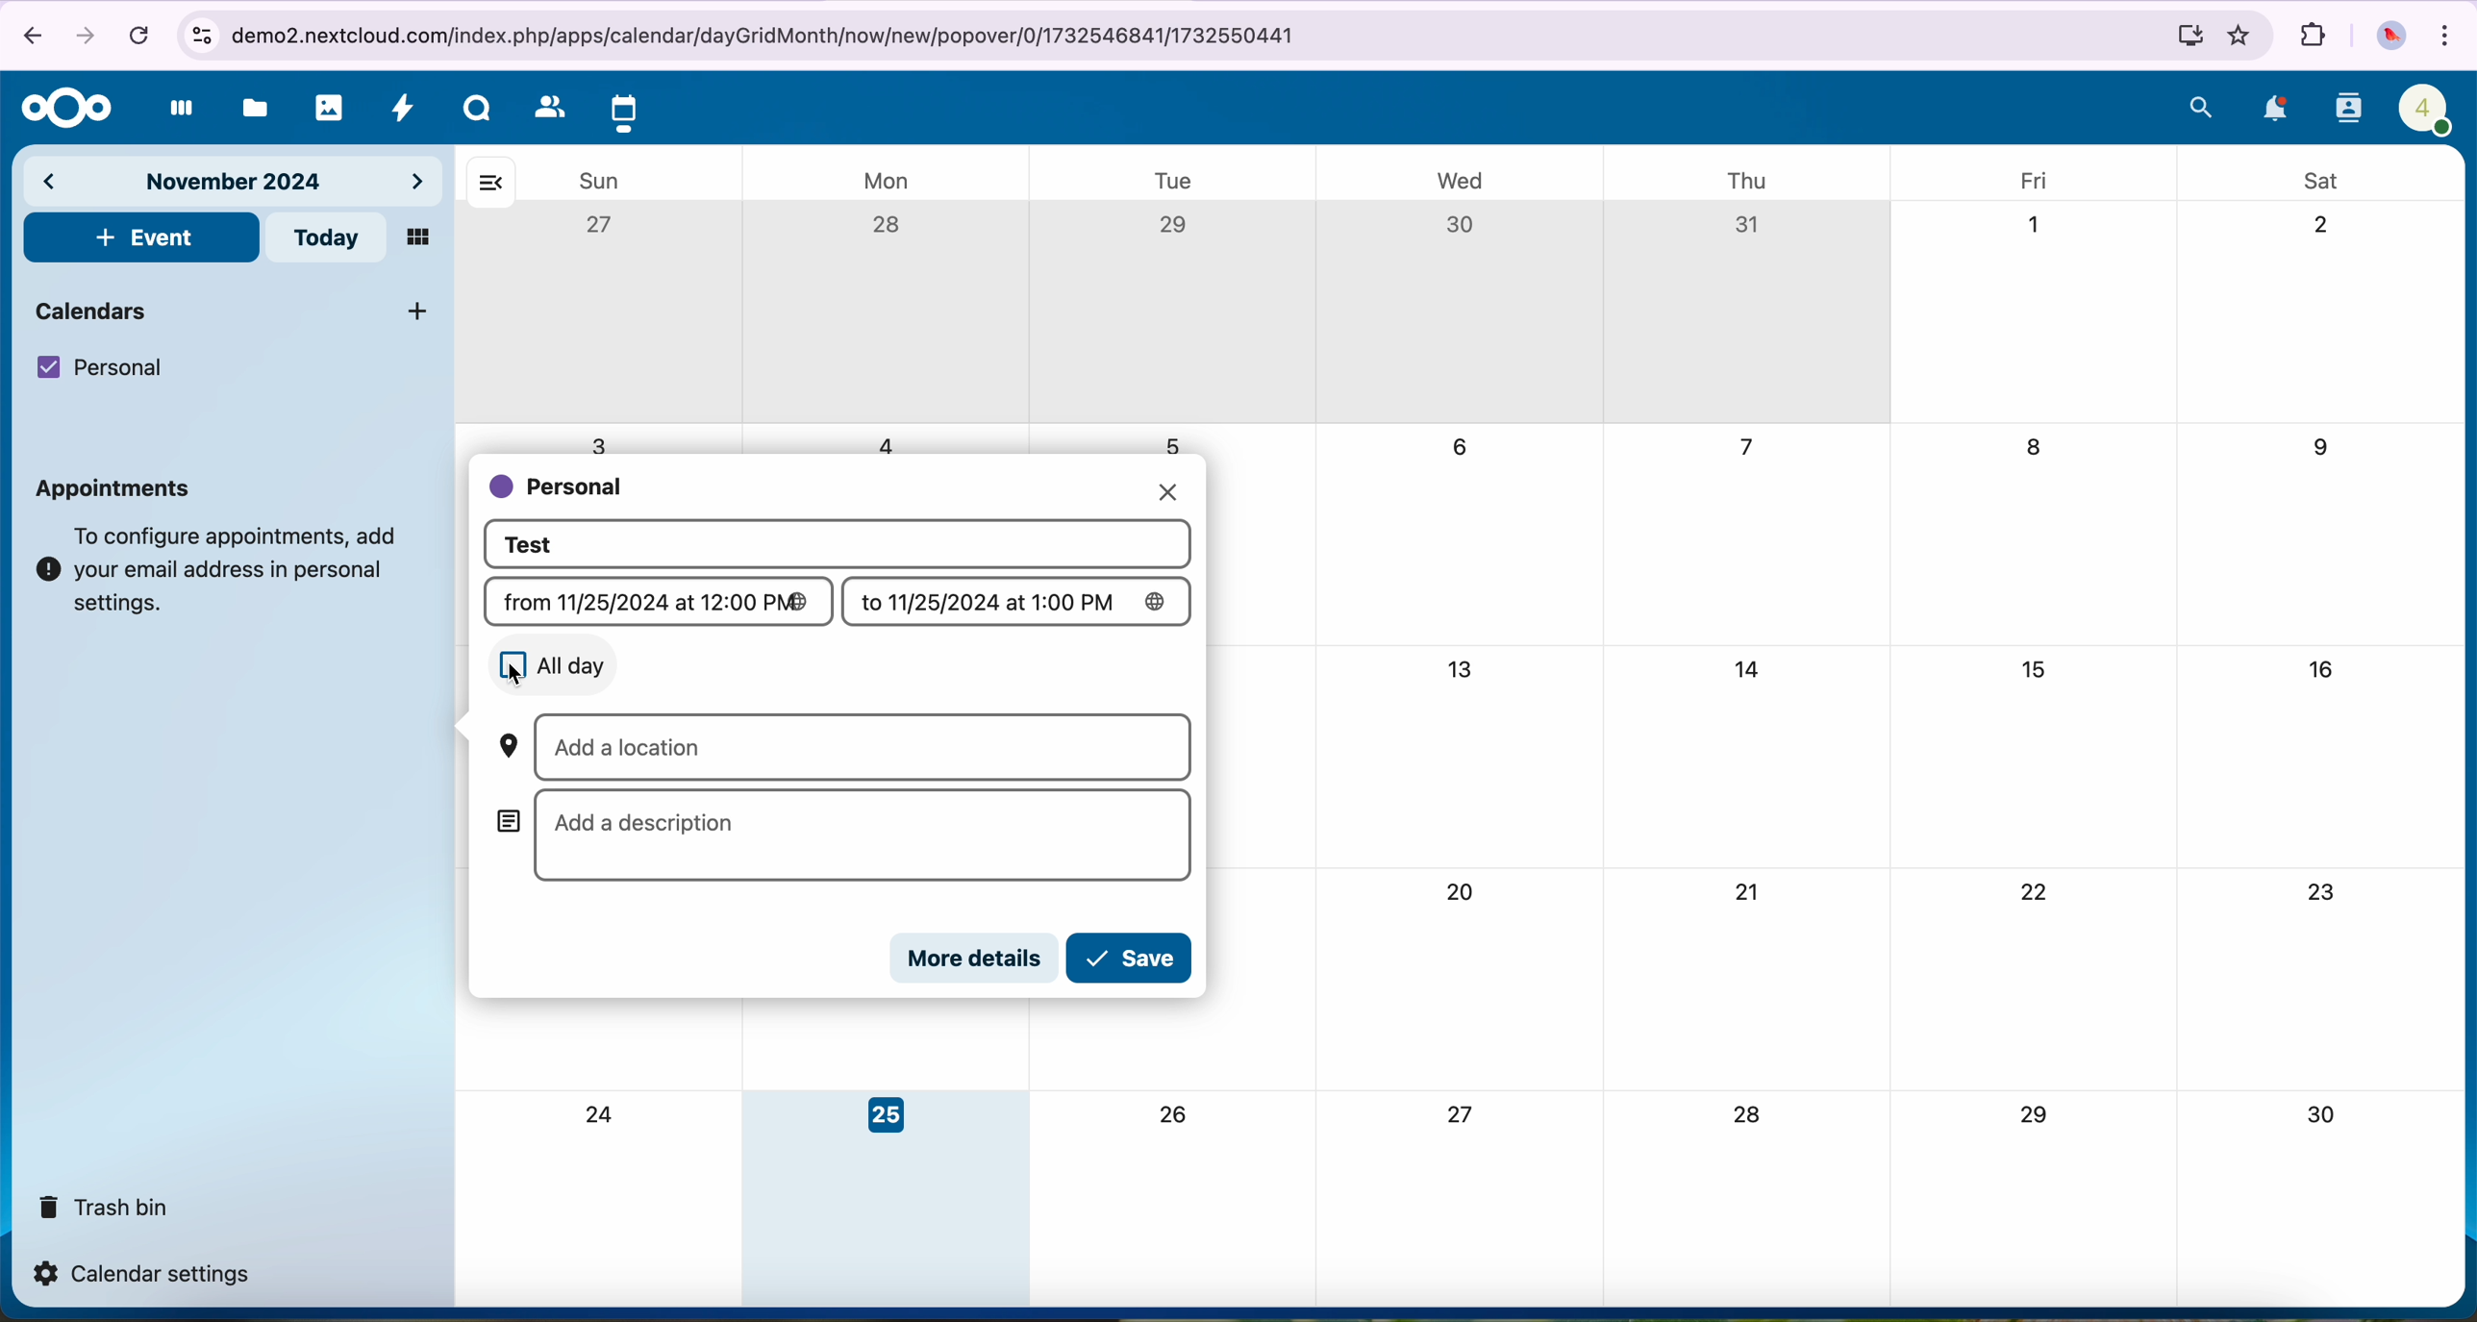 The width and height of the screenshot is (2477, 1322). I want to click on 7, so click(1744, 449).